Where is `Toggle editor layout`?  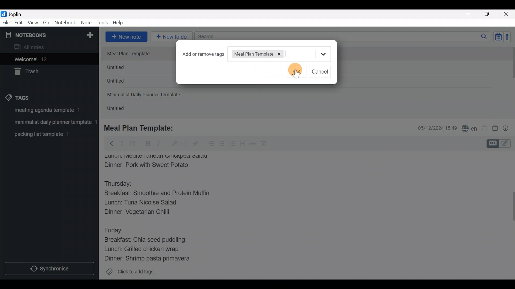
Toggle editor layout is located at coordinates (495, 129).